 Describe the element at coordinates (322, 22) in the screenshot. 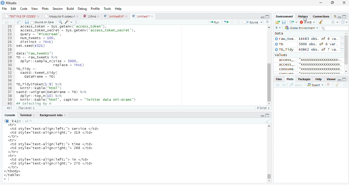

I see `clear window` at that location.